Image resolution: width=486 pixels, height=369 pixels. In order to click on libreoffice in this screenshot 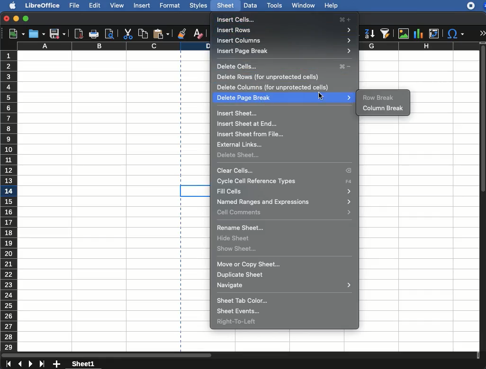, I will do `click(43, 5)`.